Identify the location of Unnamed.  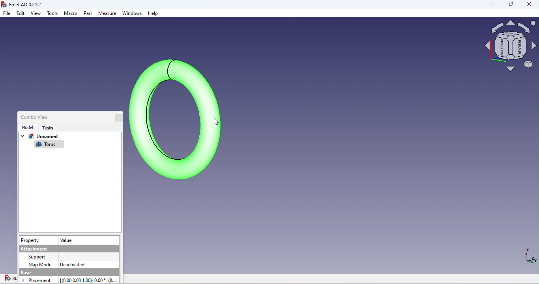
(39, 138).